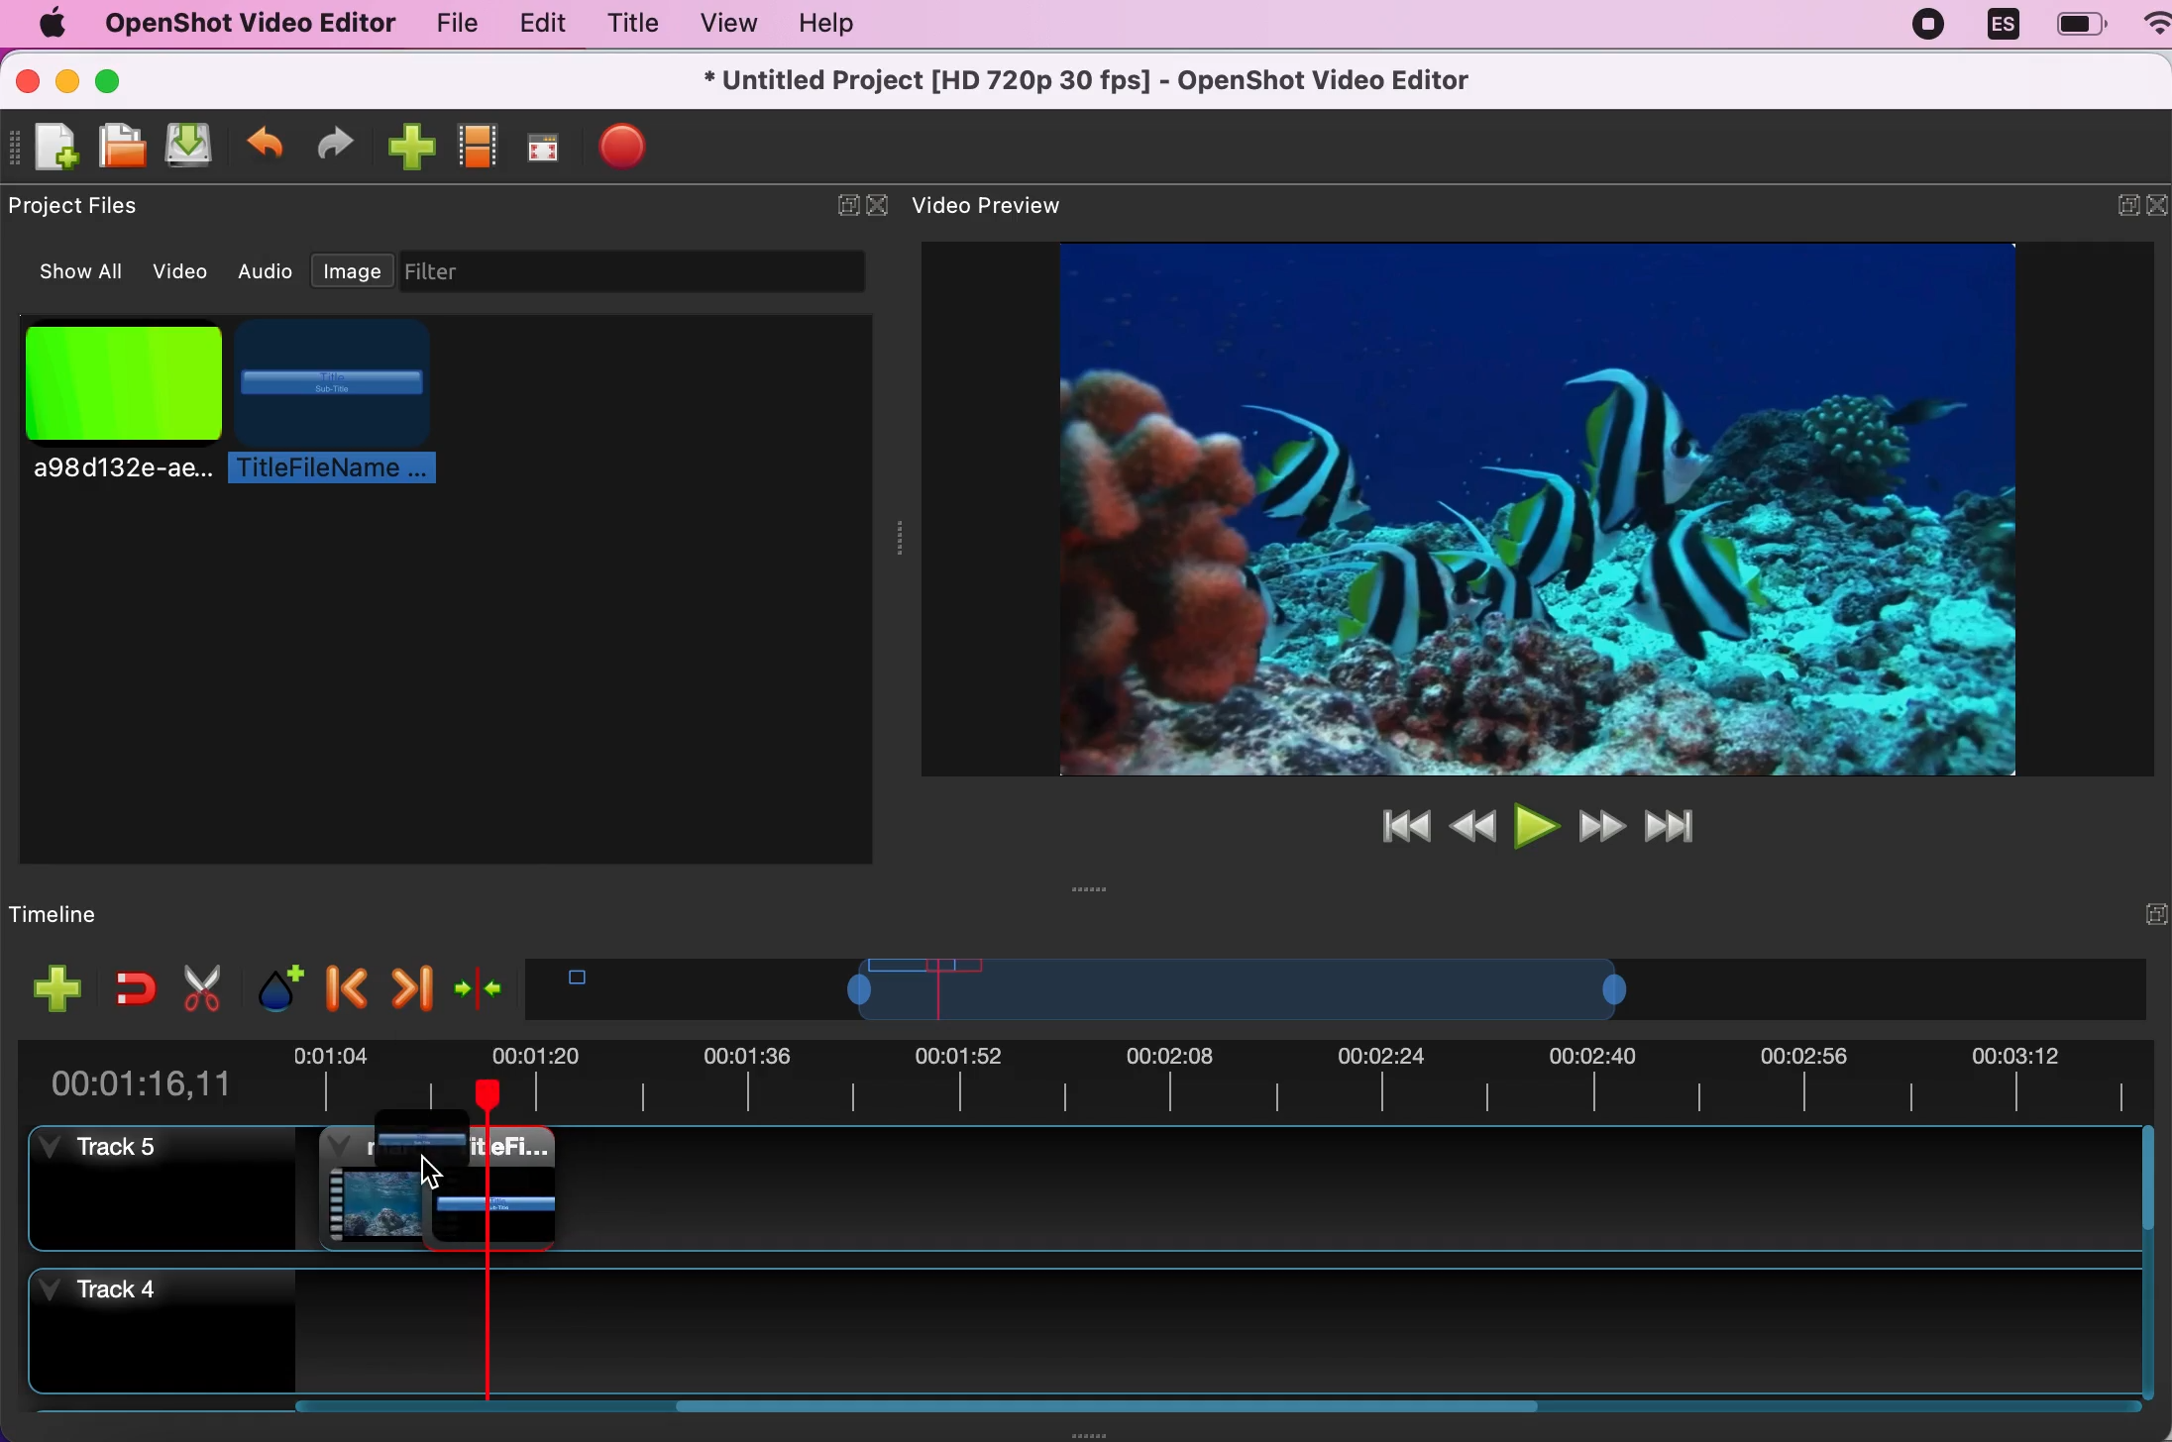 The image size is (2172, 1442). Describe the element at coordinates (1602, 825) in the screenshot. I see `fast forward` at that location.